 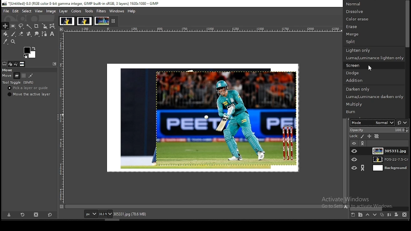 I want to click on color picker tool, so click(x=5, y=41).